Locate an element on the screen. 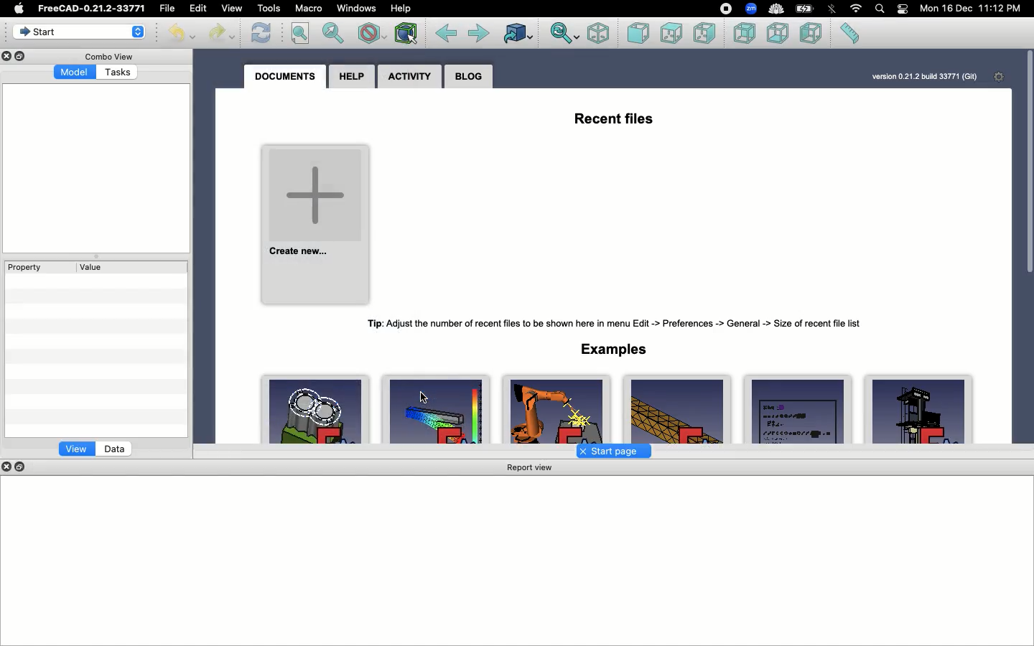 The width and height of the screenshot is (1034, 646). Bounding box is located at coordinates (408, 33).